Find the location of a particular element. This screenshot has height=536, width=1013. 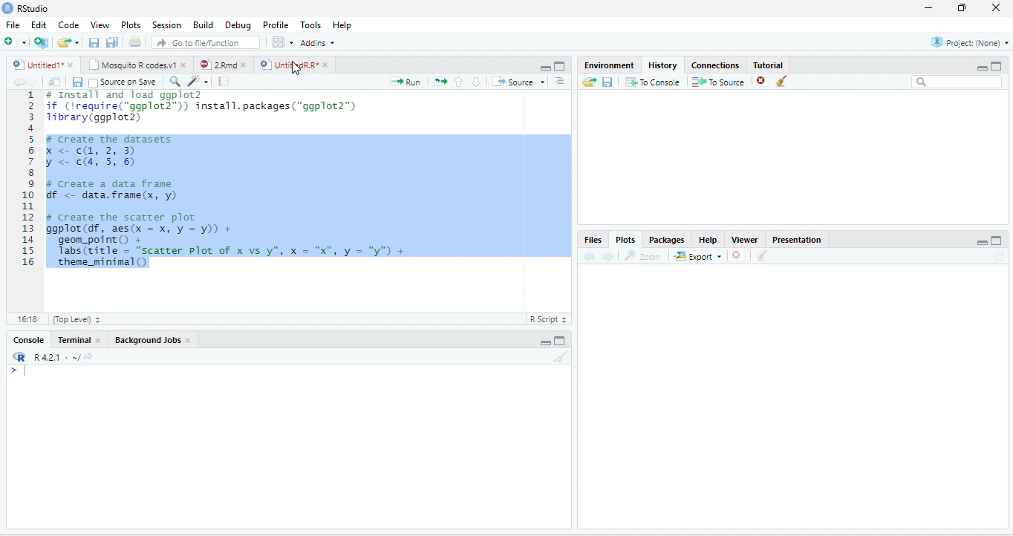

Go to previous section/chunk is located at coordinates (459, 82).